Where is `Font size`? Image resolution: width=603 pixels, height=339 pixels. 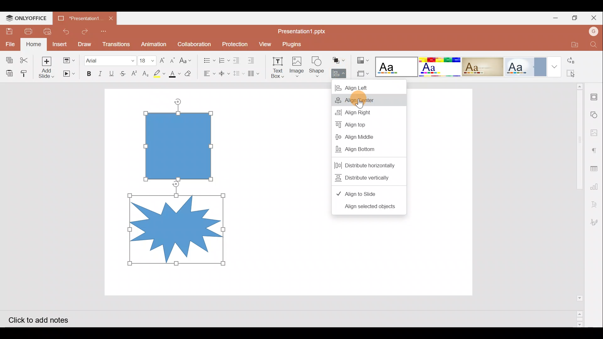 Font size is located at coordinates (146, 58).